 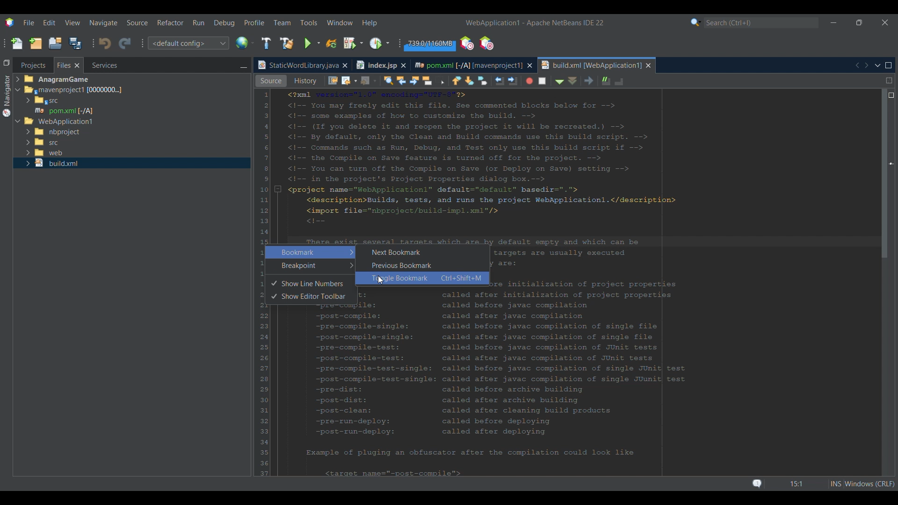 I want to click on Debug main project, so click(x=353, y=43).